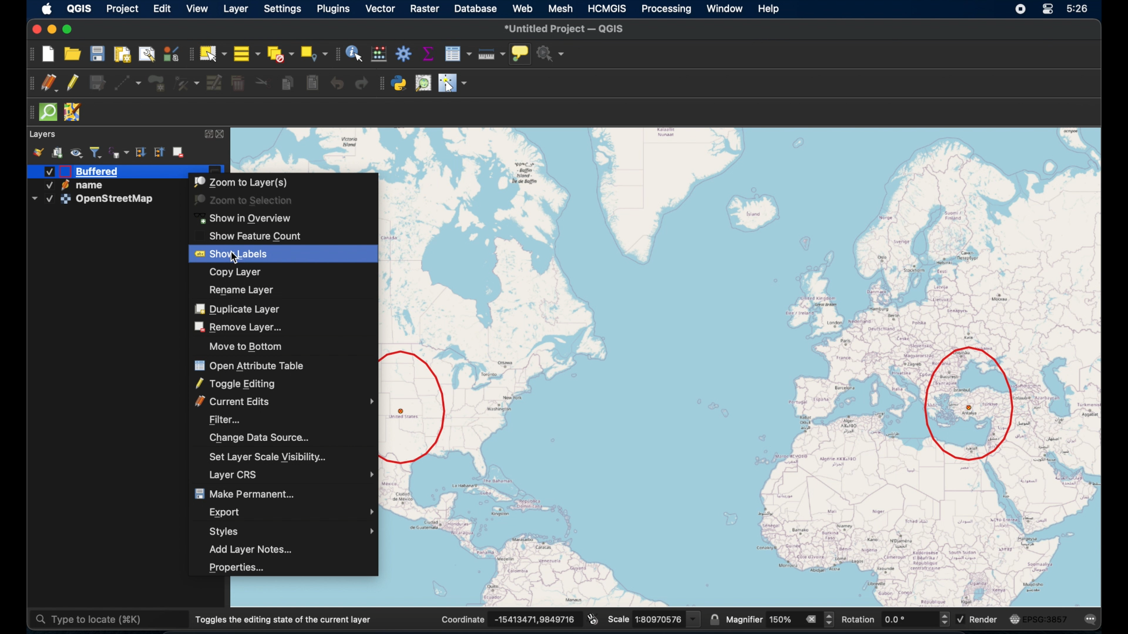 The image size is (1128, 634). What do you see at coordinates (224, 134) in the screenshot?
I see `close` at bounding box center [224, 134].